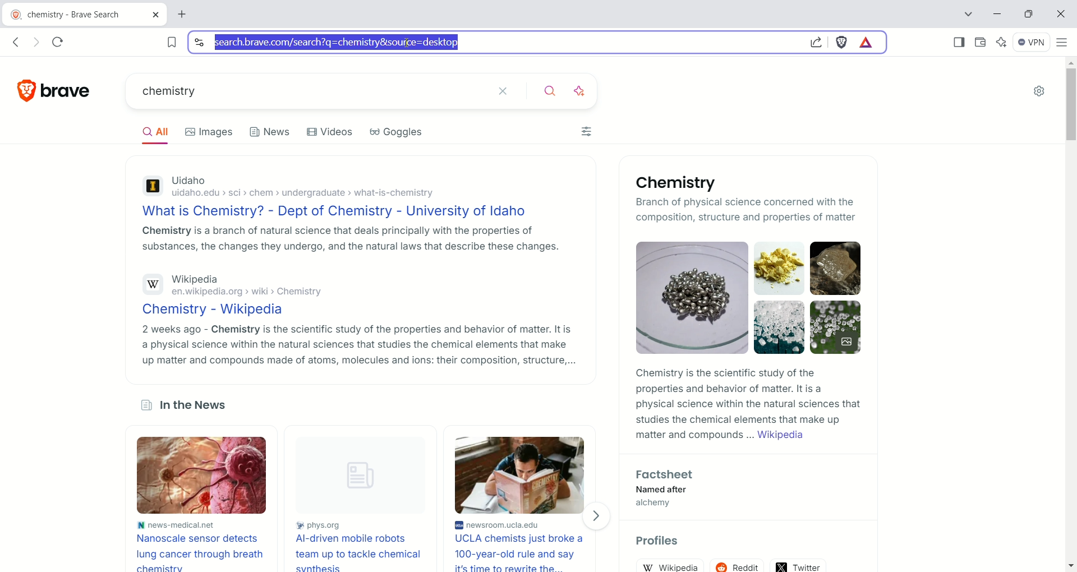  What do you see at coordinates (711, 209) in the screenshot?
I see `Branch of physical science concerned with the composition, structure and properties of matter.` at bounding box center [711, 209].